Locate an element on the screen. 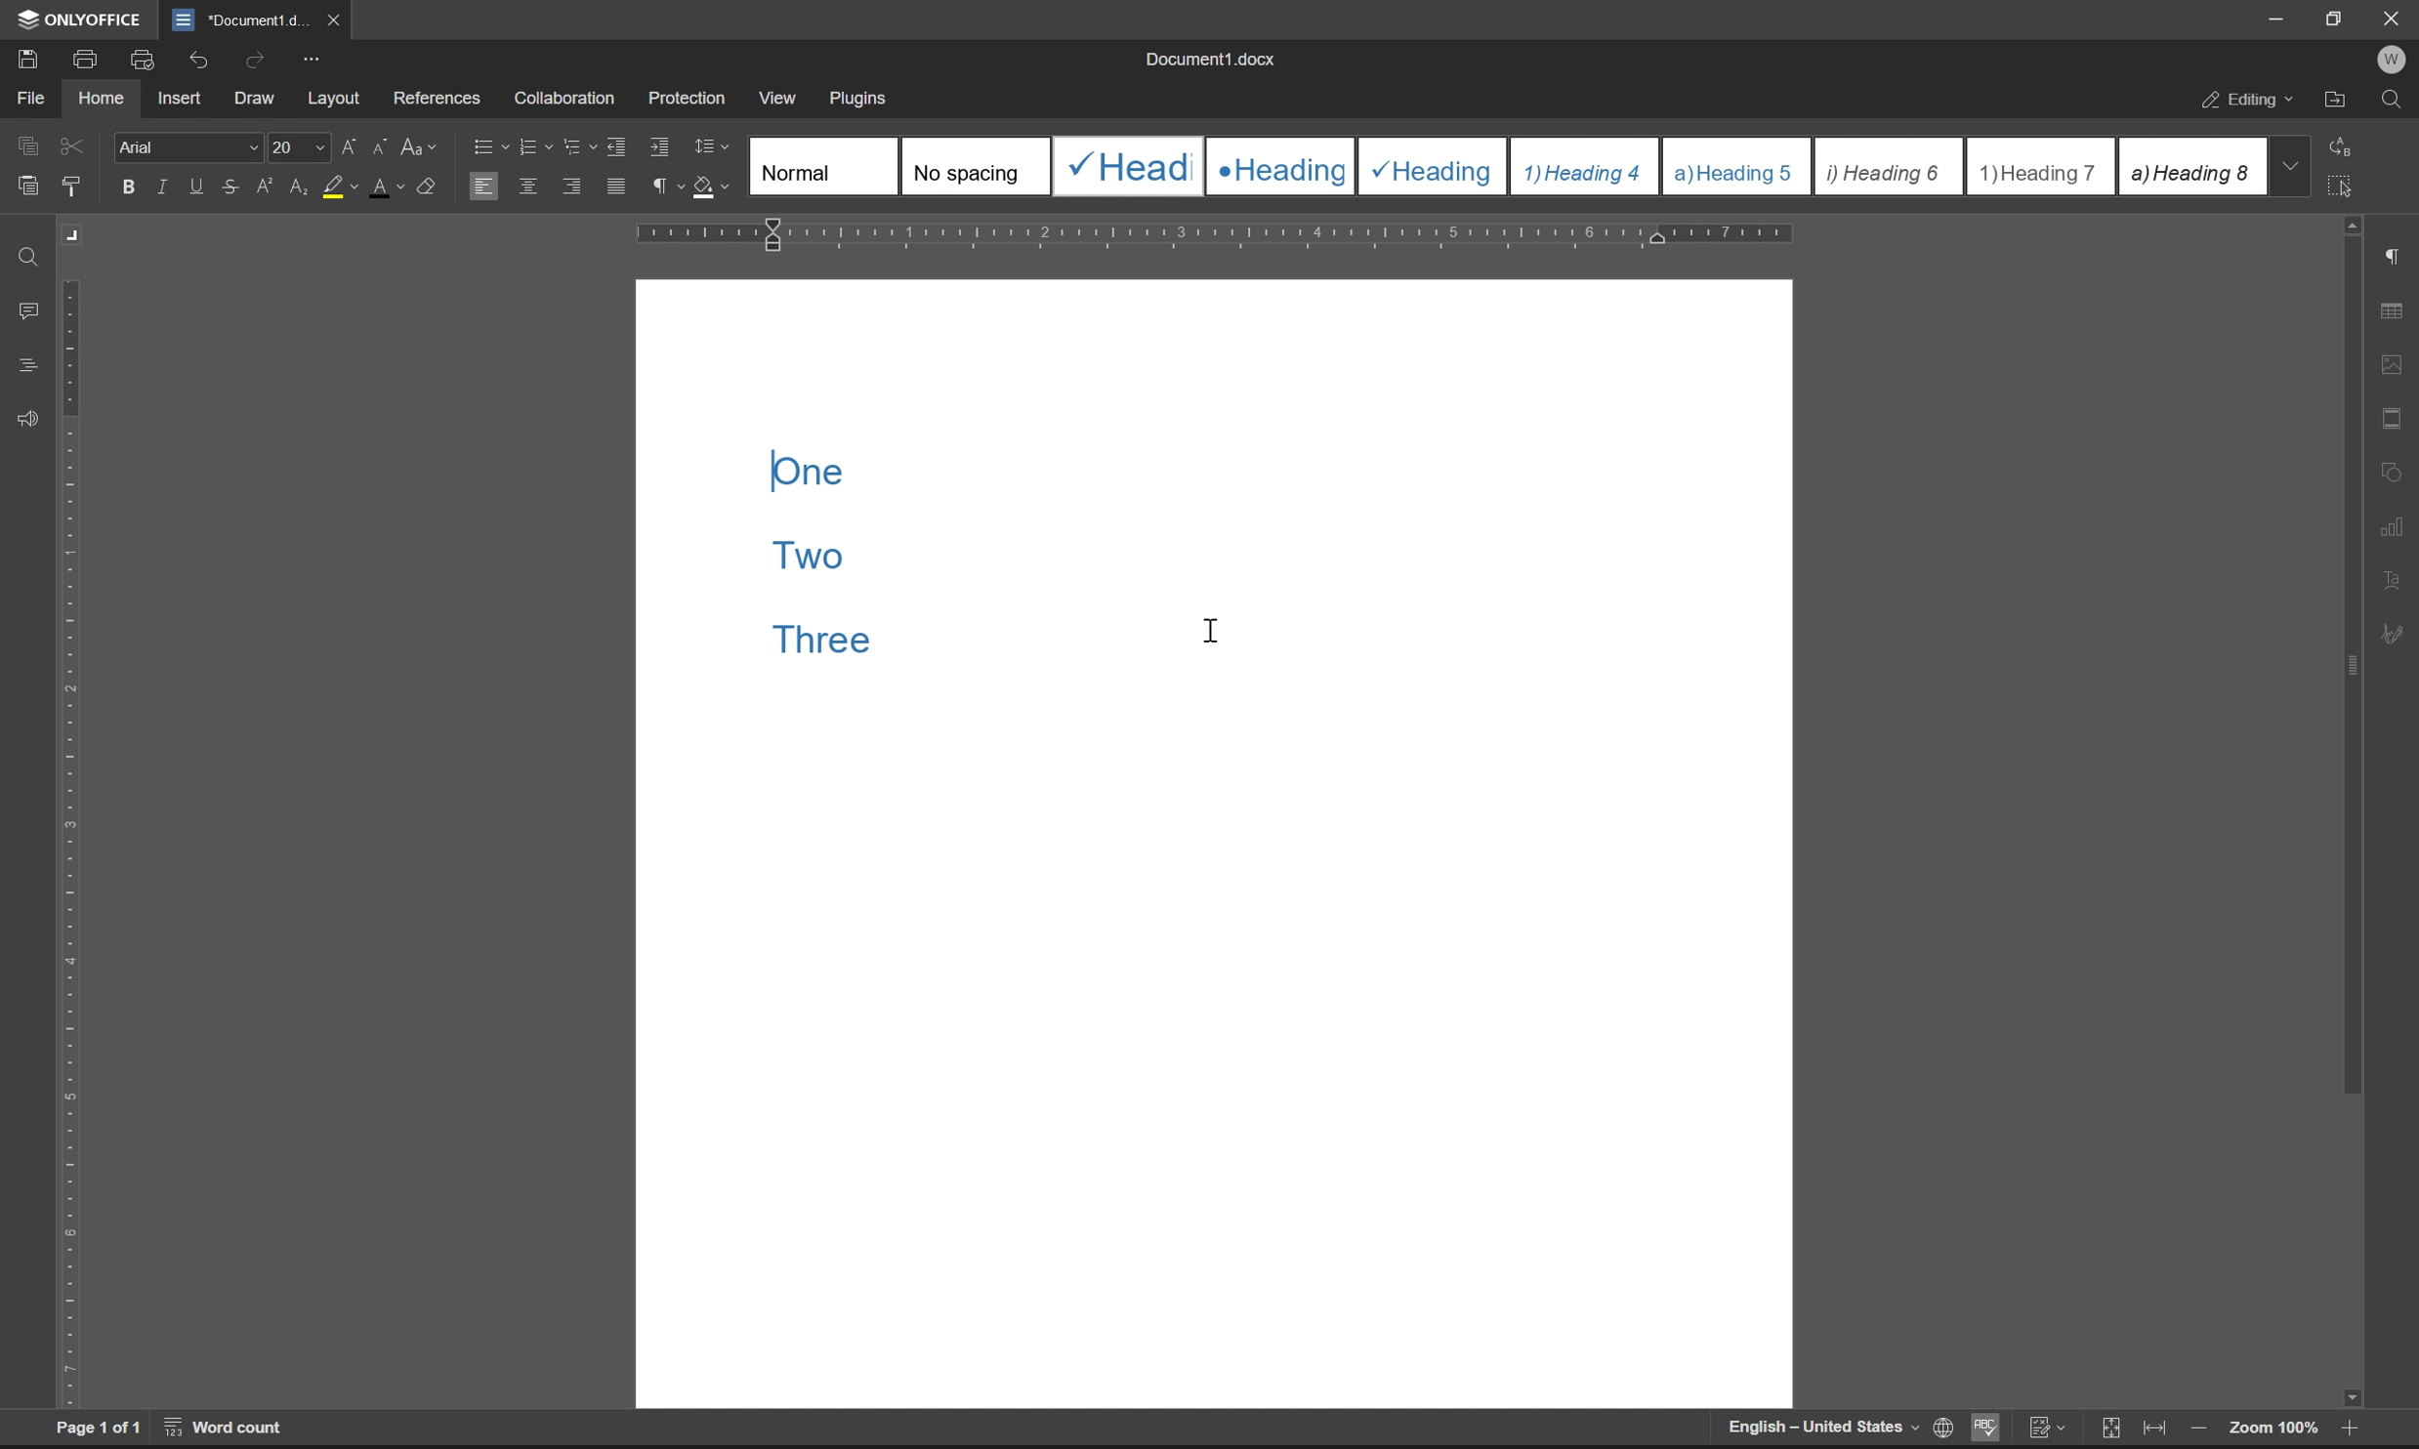  increment font case is located at coordinates (347, 143).